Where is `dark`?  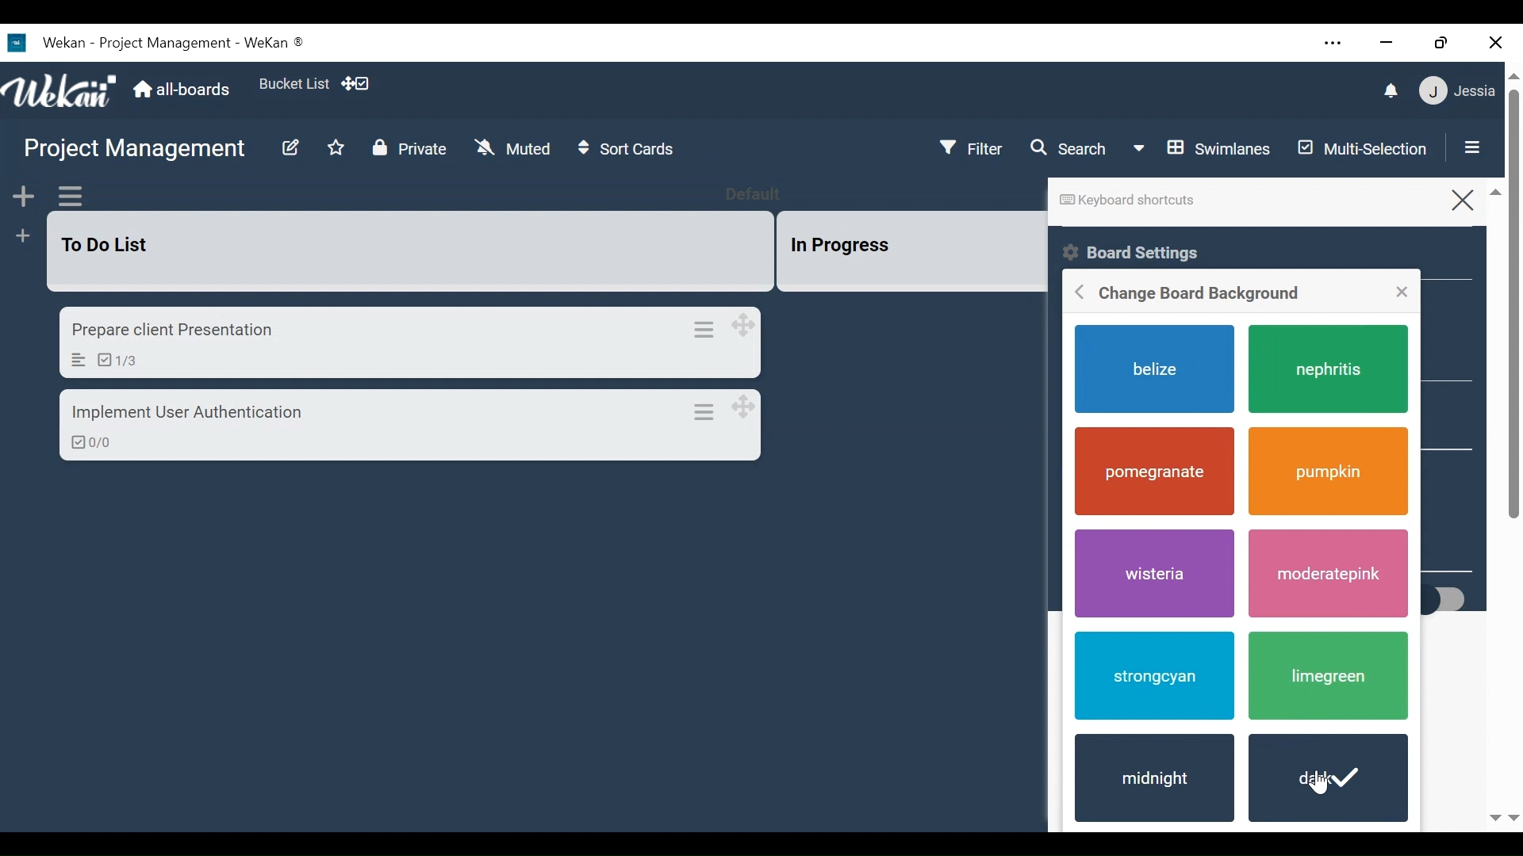
dark is located at coordinates (1325, 777).